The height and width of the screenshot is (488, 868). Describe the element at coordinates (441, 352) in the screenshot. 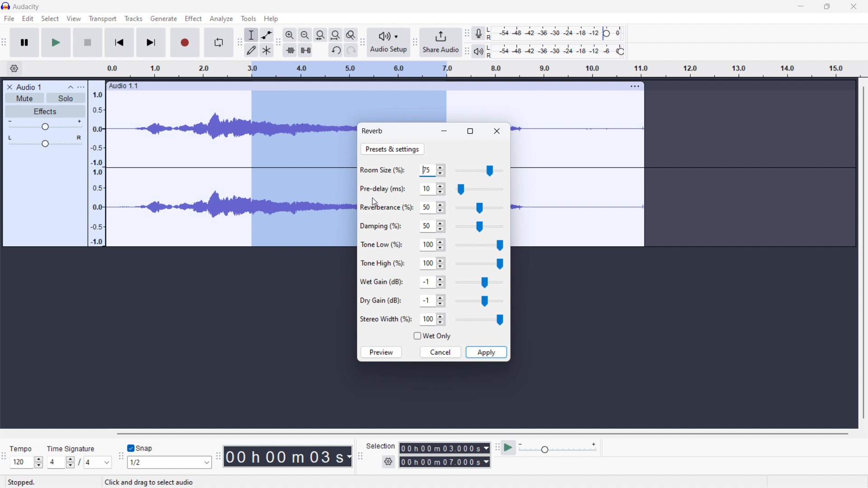

I see `cancel` at that location.